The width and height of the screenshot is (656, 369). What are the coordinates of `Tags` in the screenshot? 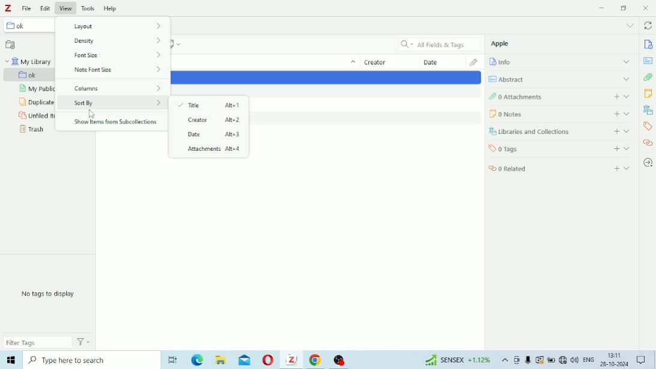 It's located at (529, 149).